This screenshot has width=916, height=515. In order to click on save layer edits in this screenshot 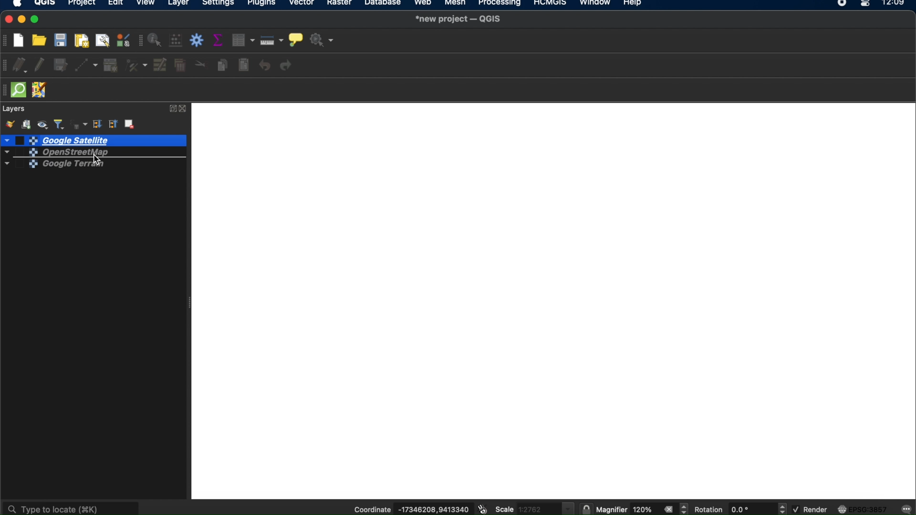, I will do `click(61, 66)`.